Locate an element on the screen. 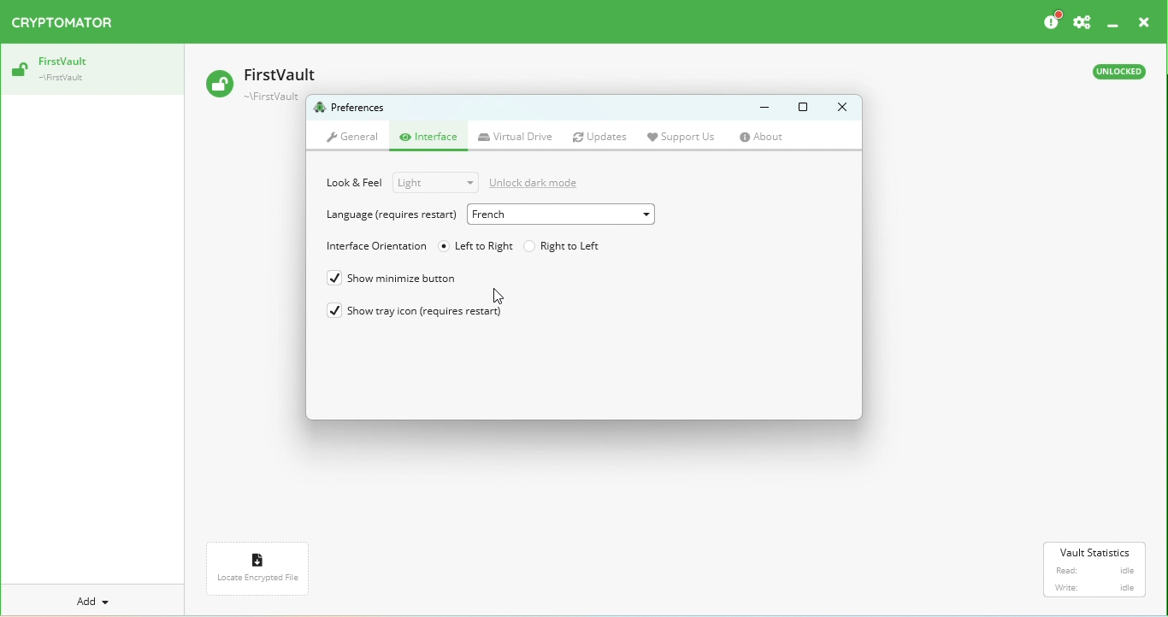  Minimize is located at coordinates (1114, 23).